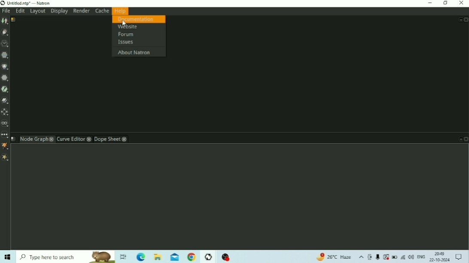 Image resolution: width=469 pixels, height=263 pixels. Describe the element at coordinates (125, 23) in the screenshot. I see `cursor` at that location.